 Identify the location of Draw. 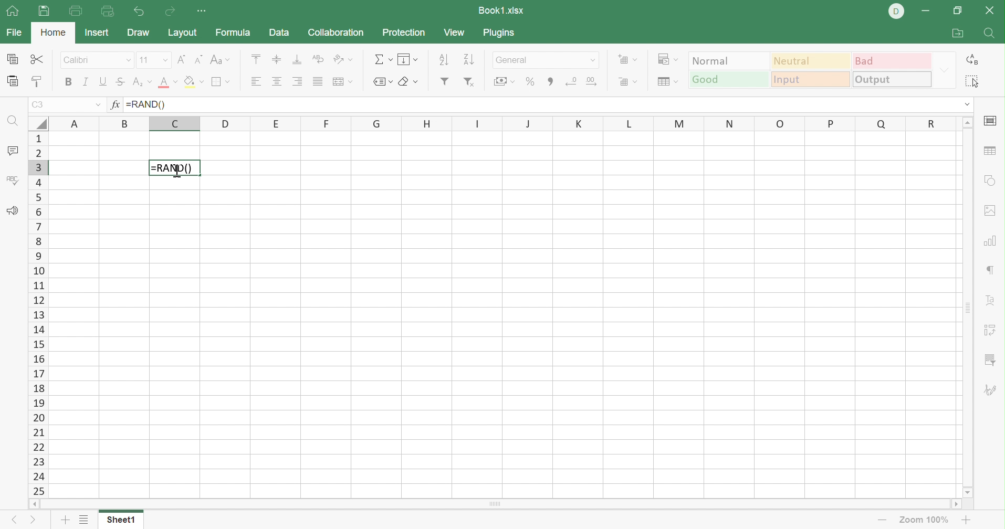
(138, 31).